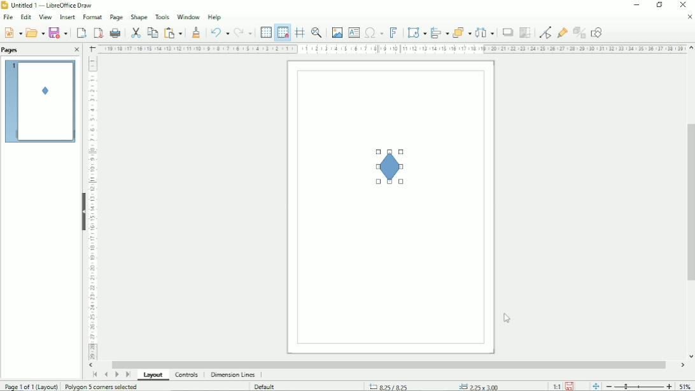  Describe the element at coordinates (116, 17) in the screenshot. I see `Page` at that location.